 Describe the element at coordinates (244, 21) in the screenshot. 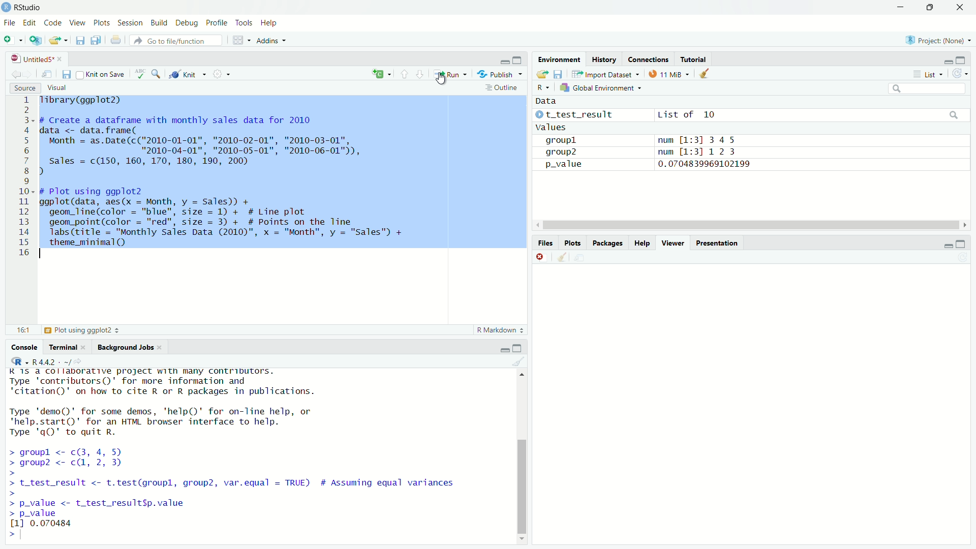

I see `Tools` at that location.